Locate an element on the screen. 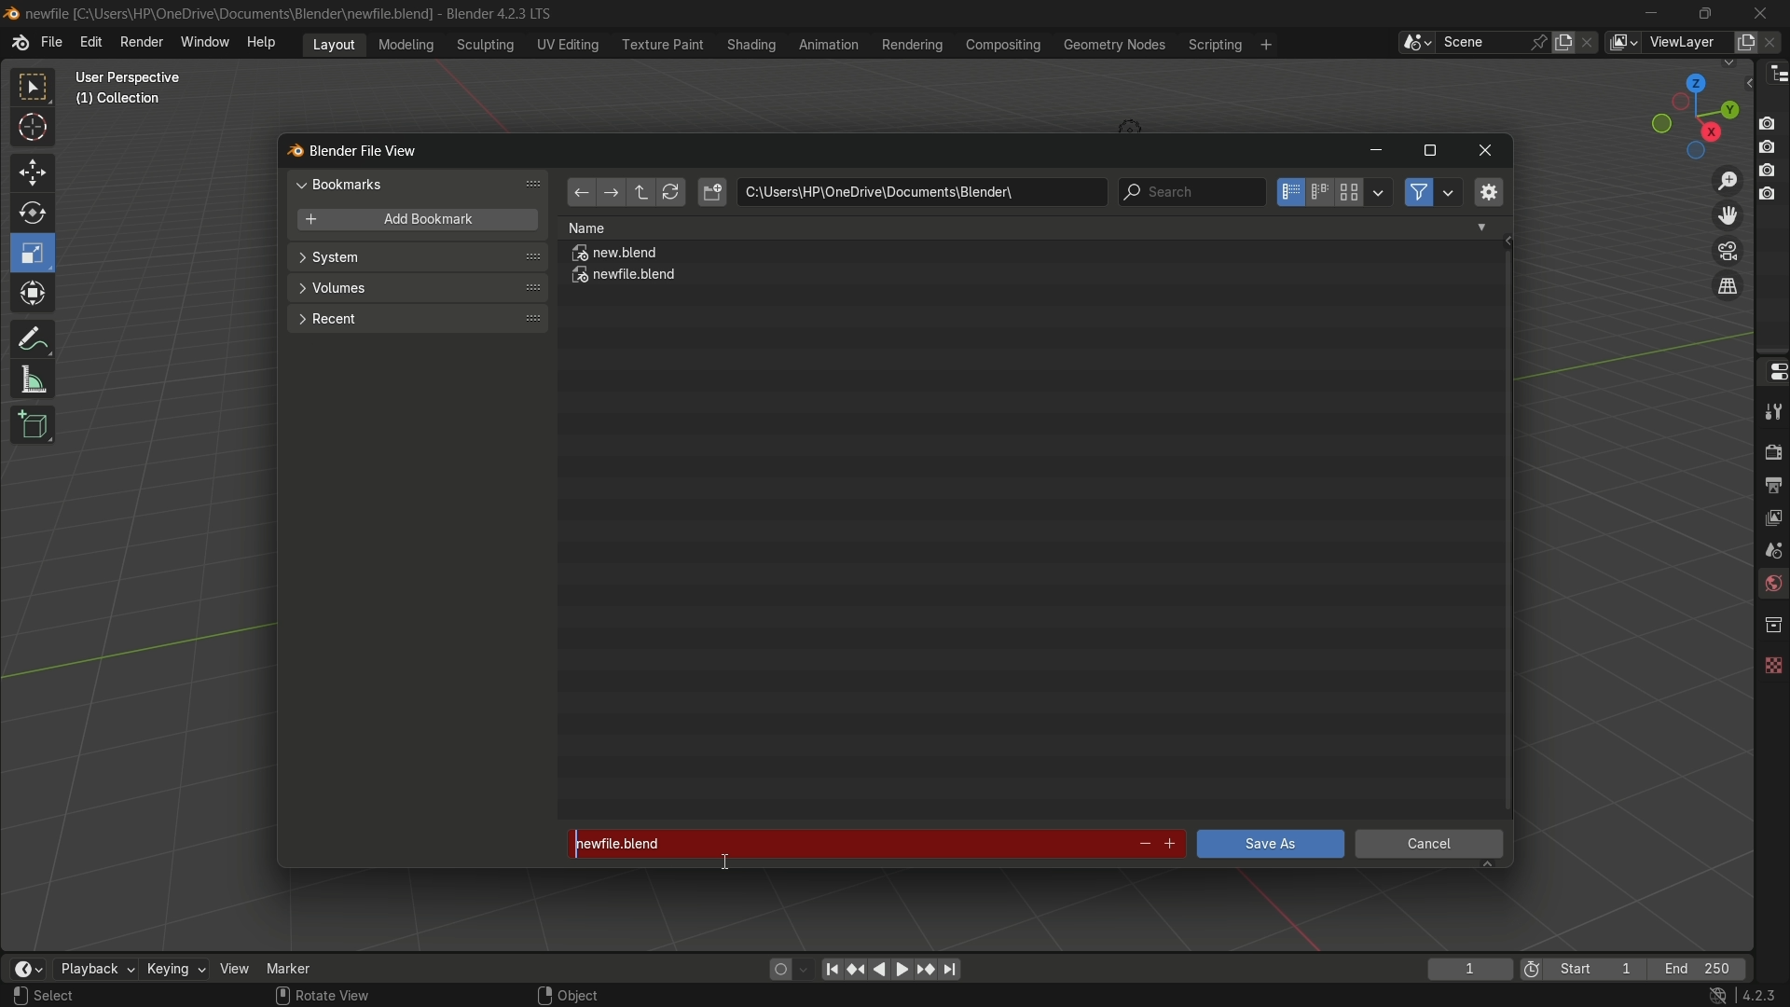  texture is located at coordinates (1771, 661).